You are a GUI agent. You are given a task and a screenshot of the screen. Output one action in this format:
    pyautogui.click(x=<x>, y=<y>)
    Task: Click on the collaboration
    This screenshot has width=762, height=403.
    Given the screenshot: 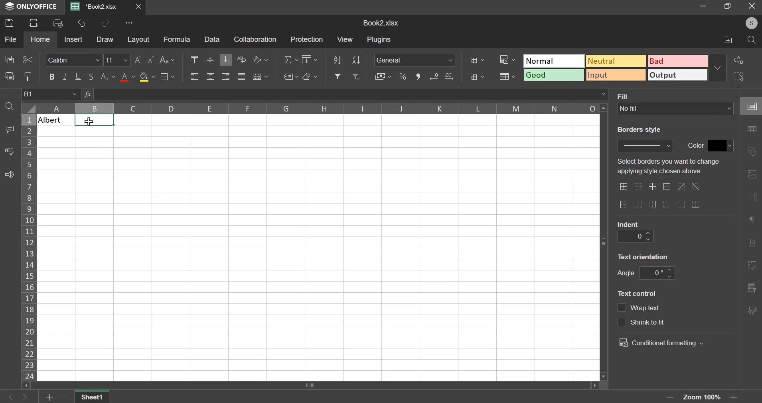 What is the action you would take?
    pyautogui.click(x=256, y=39)
    